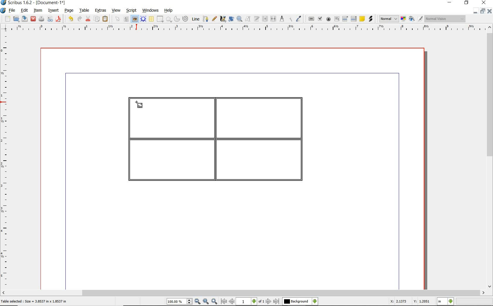 The height and width of the screenshot is (306, 493). Describe the element at coordinates (178, 19) in the screenshot. I see `arc` at that location.